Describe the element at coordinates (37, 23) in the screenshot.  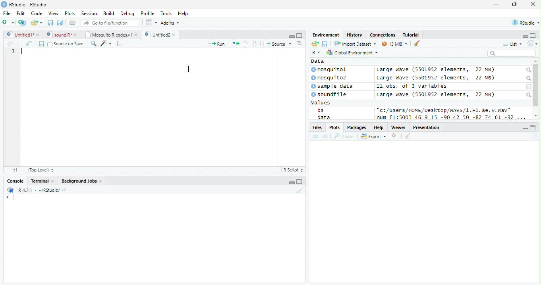
I see `open an existing file` at that location.